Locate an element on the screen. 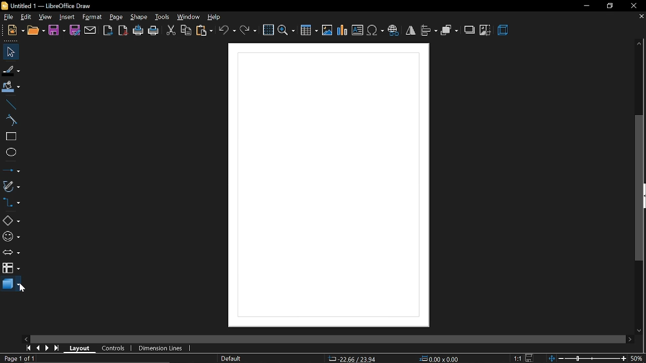  align is located at coordinates (429, 30).